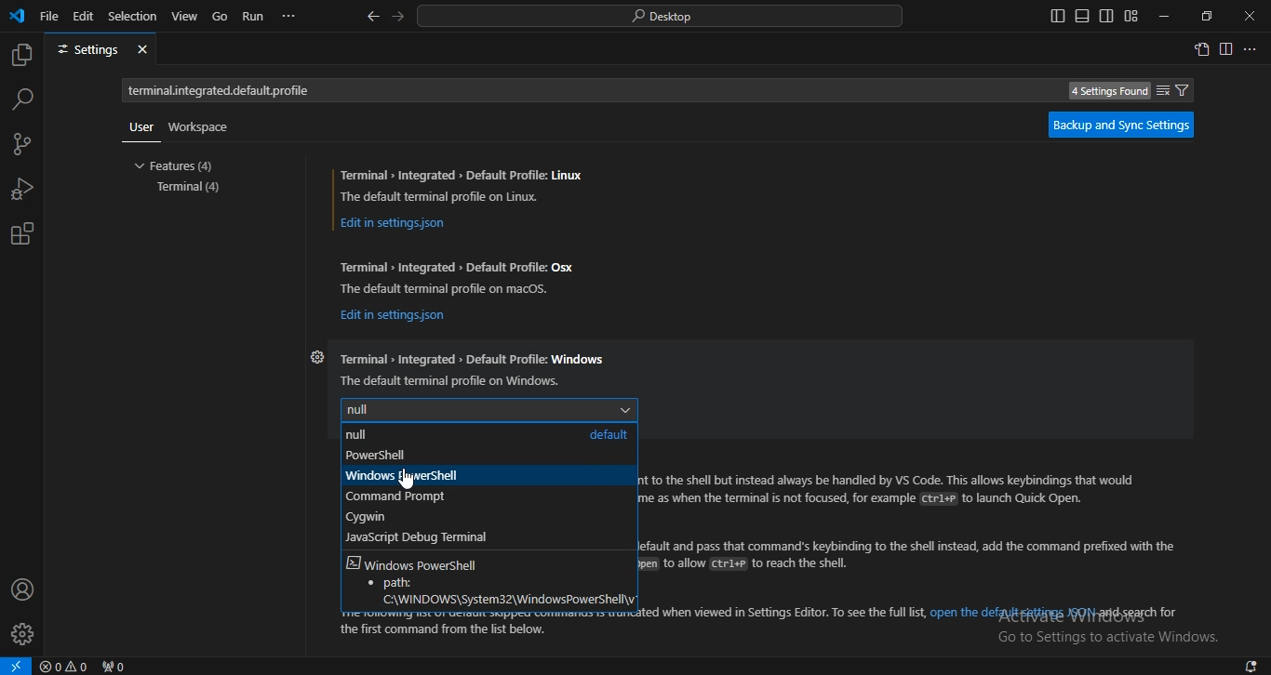 The width and height of the screenshot is (1271, 675). I want to click on settings, so click(100, 49).